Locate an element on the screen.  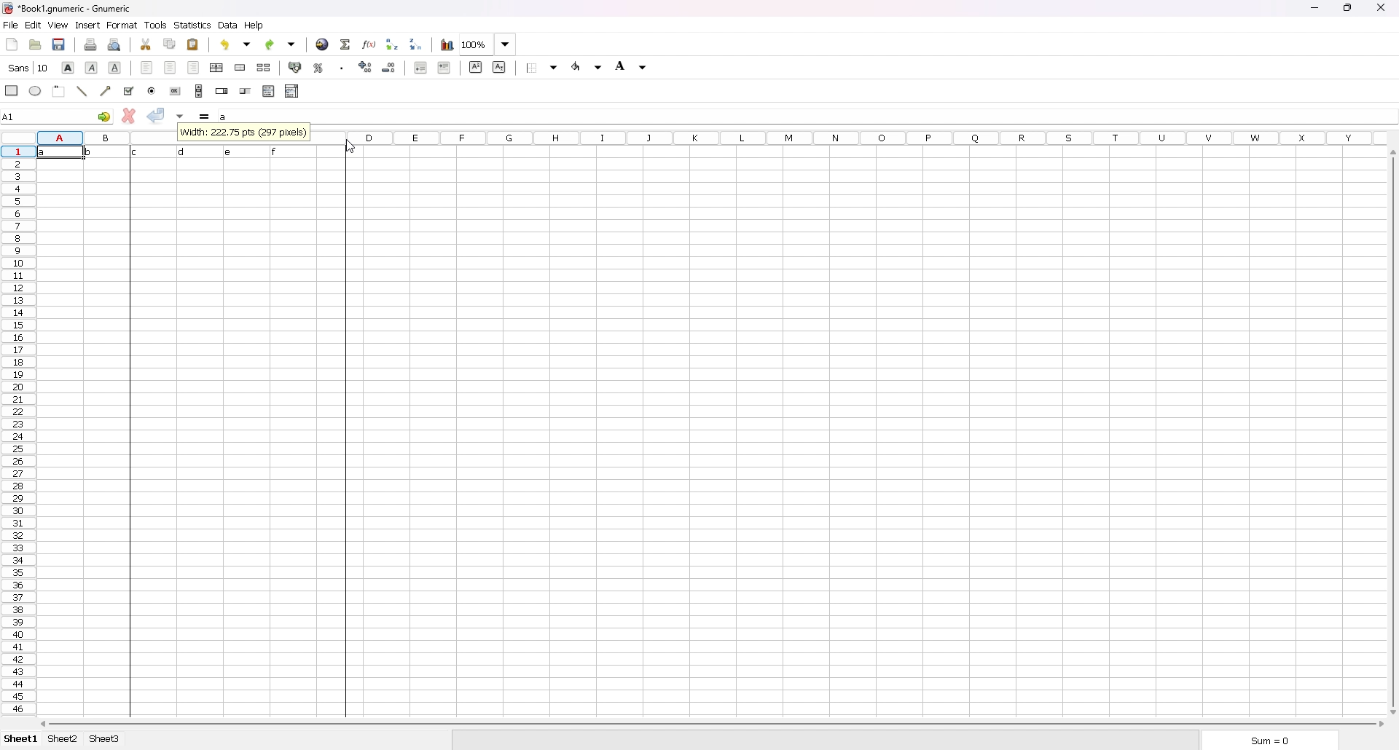
print preview is located at coordinates (114, 44).